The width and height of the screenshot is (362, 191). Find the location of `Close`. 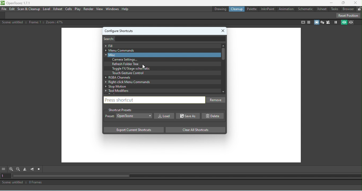

Close is located at coordinates (224, 30).